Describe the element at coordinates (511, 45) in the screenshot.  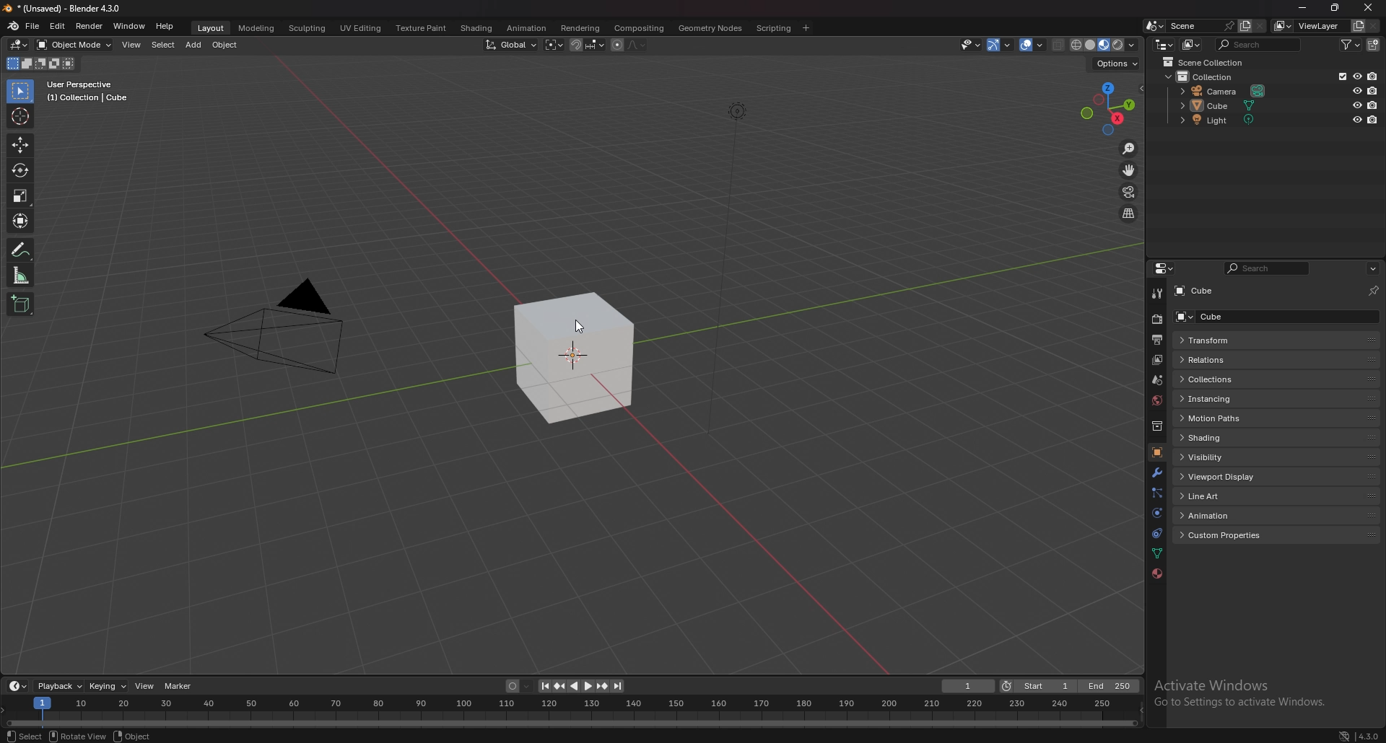
I see `transformation orientation` at that location.